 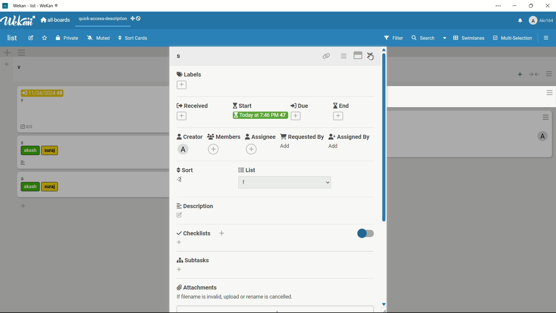 I want to click on -2, so click(x=180, y=179).